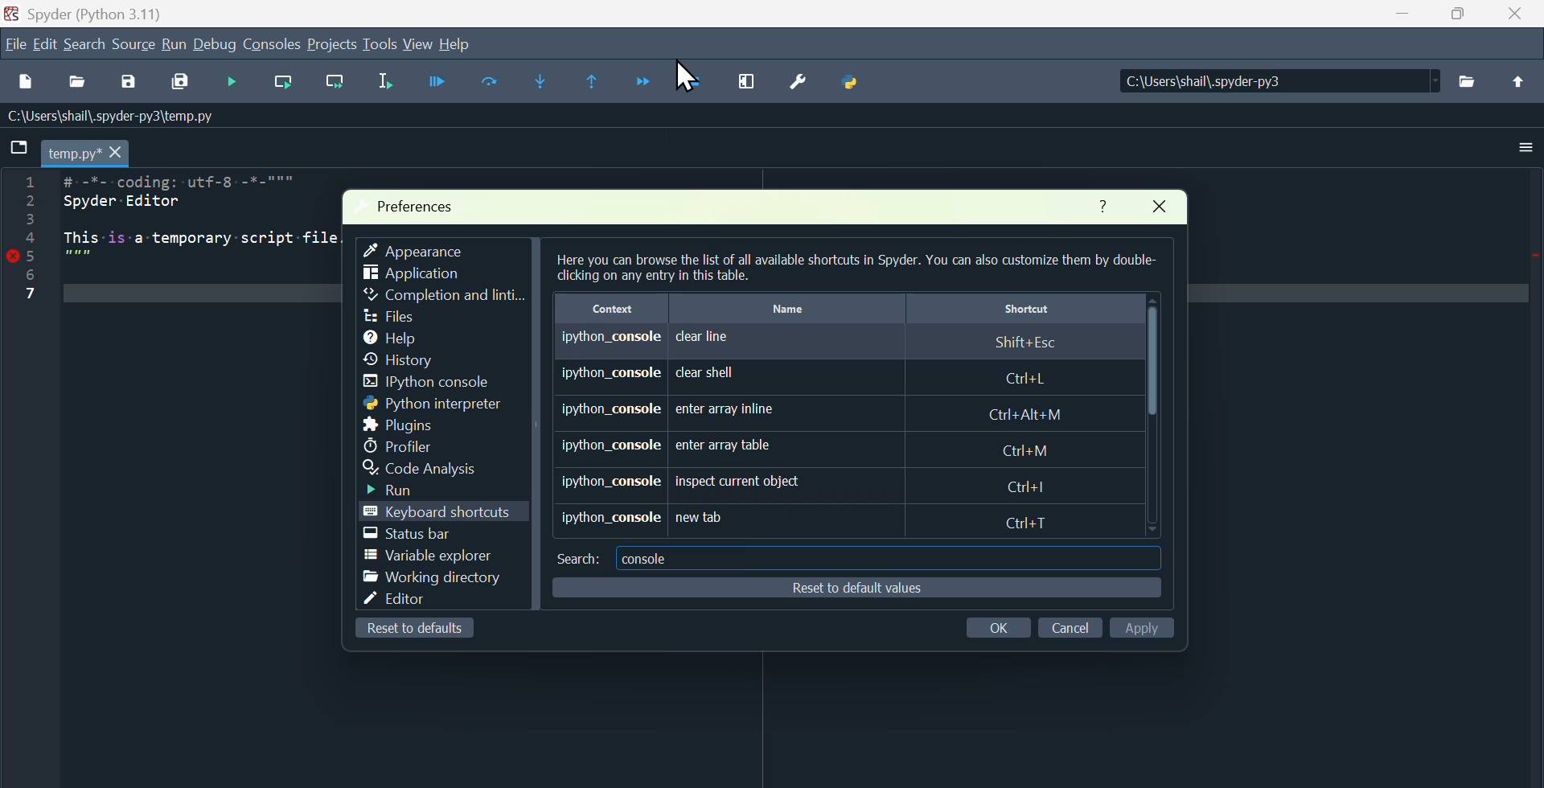 The width and height of the screenshot is (1544, 788). I want to click on Files, so click(388, 317).